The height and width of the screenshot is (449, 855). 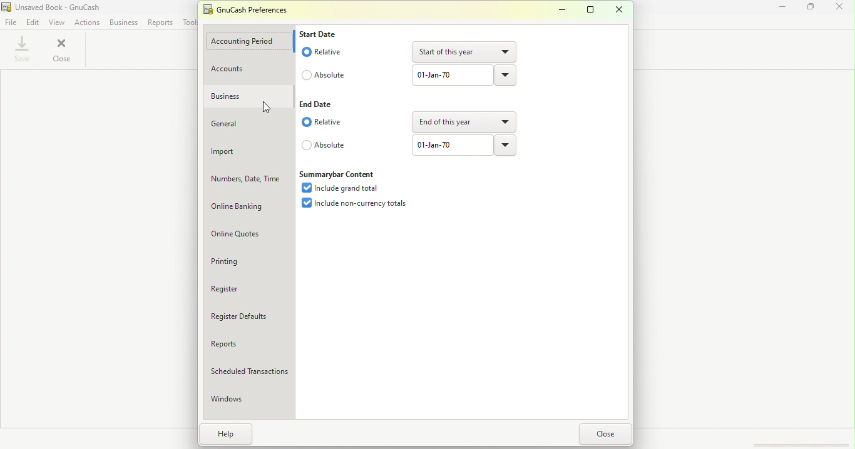 What do you see at coordinates (21, 50) in the screenshot?
I see `Save` at bounding box center [21, 50].